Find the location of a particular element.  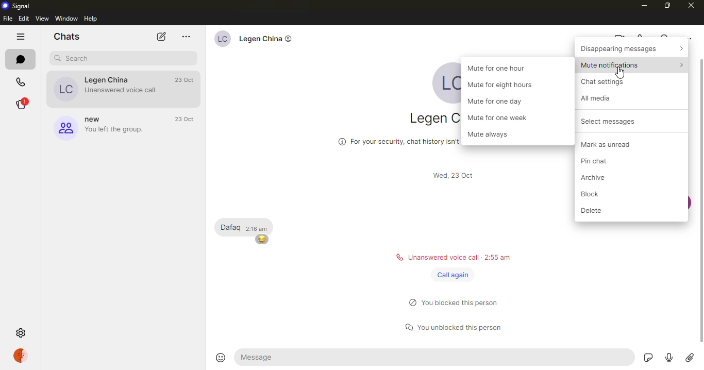

info is located at coordinates (395, 140).